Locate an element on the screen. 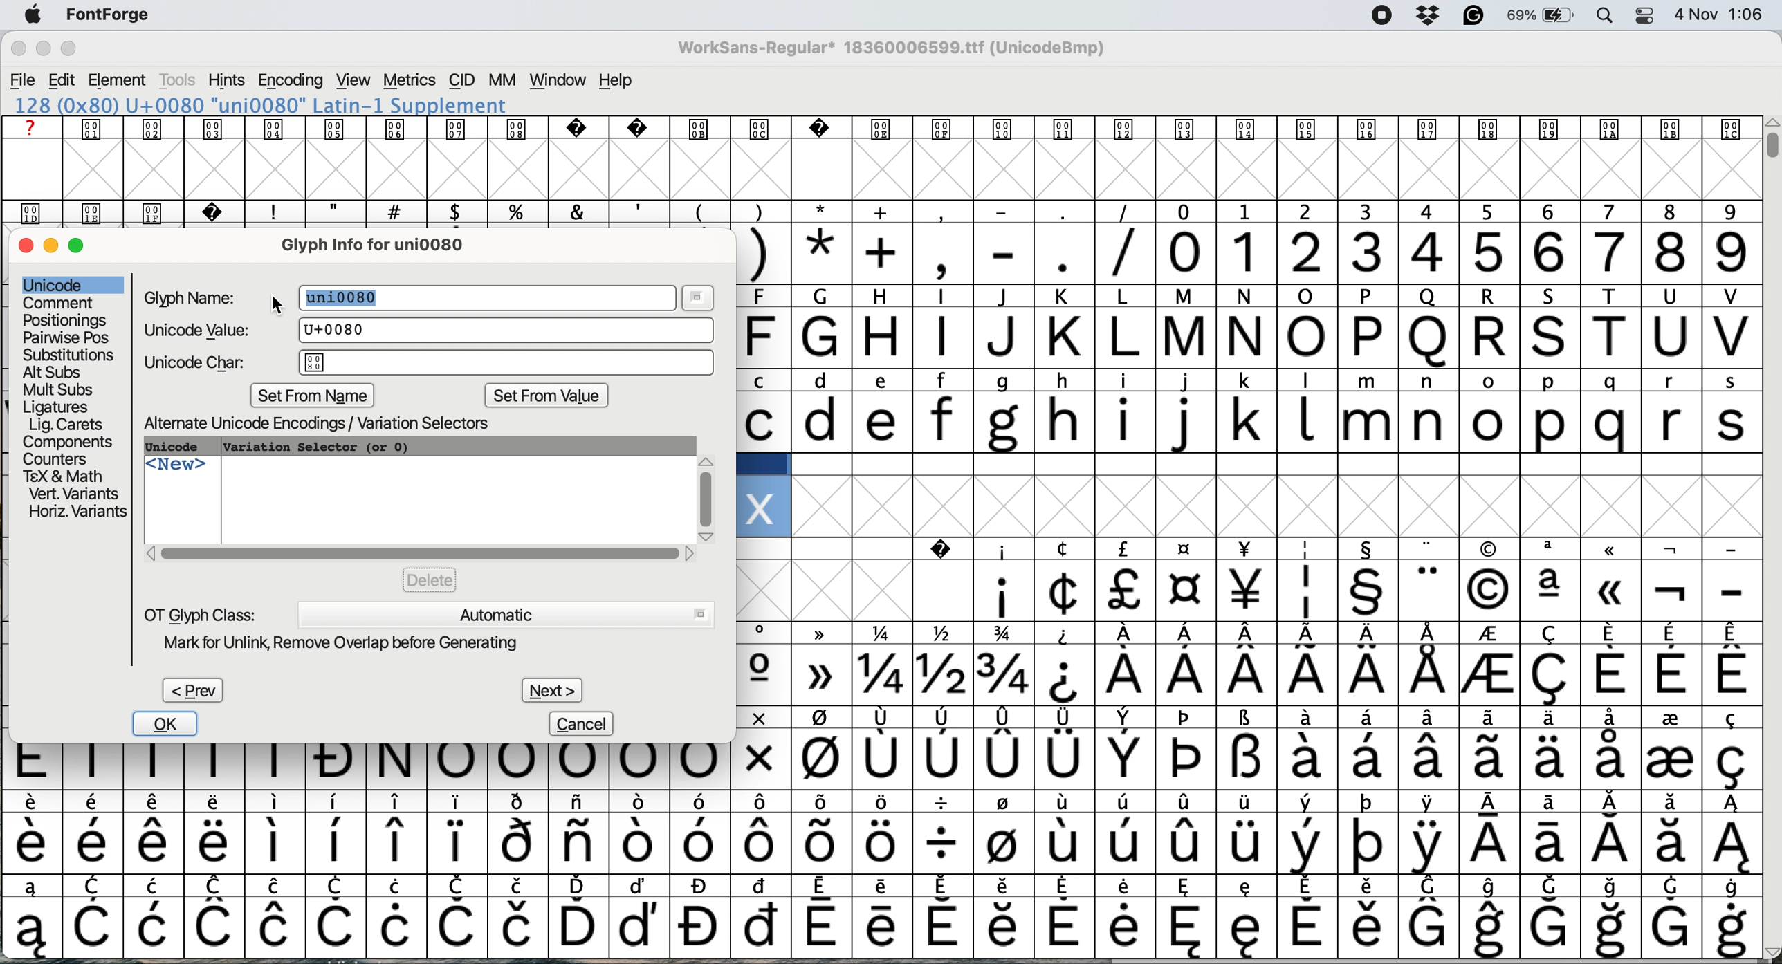 Image resolution: width=1782 pixels, height=964 pixels. capital letters a to v is located at coordinates (1236, 342).